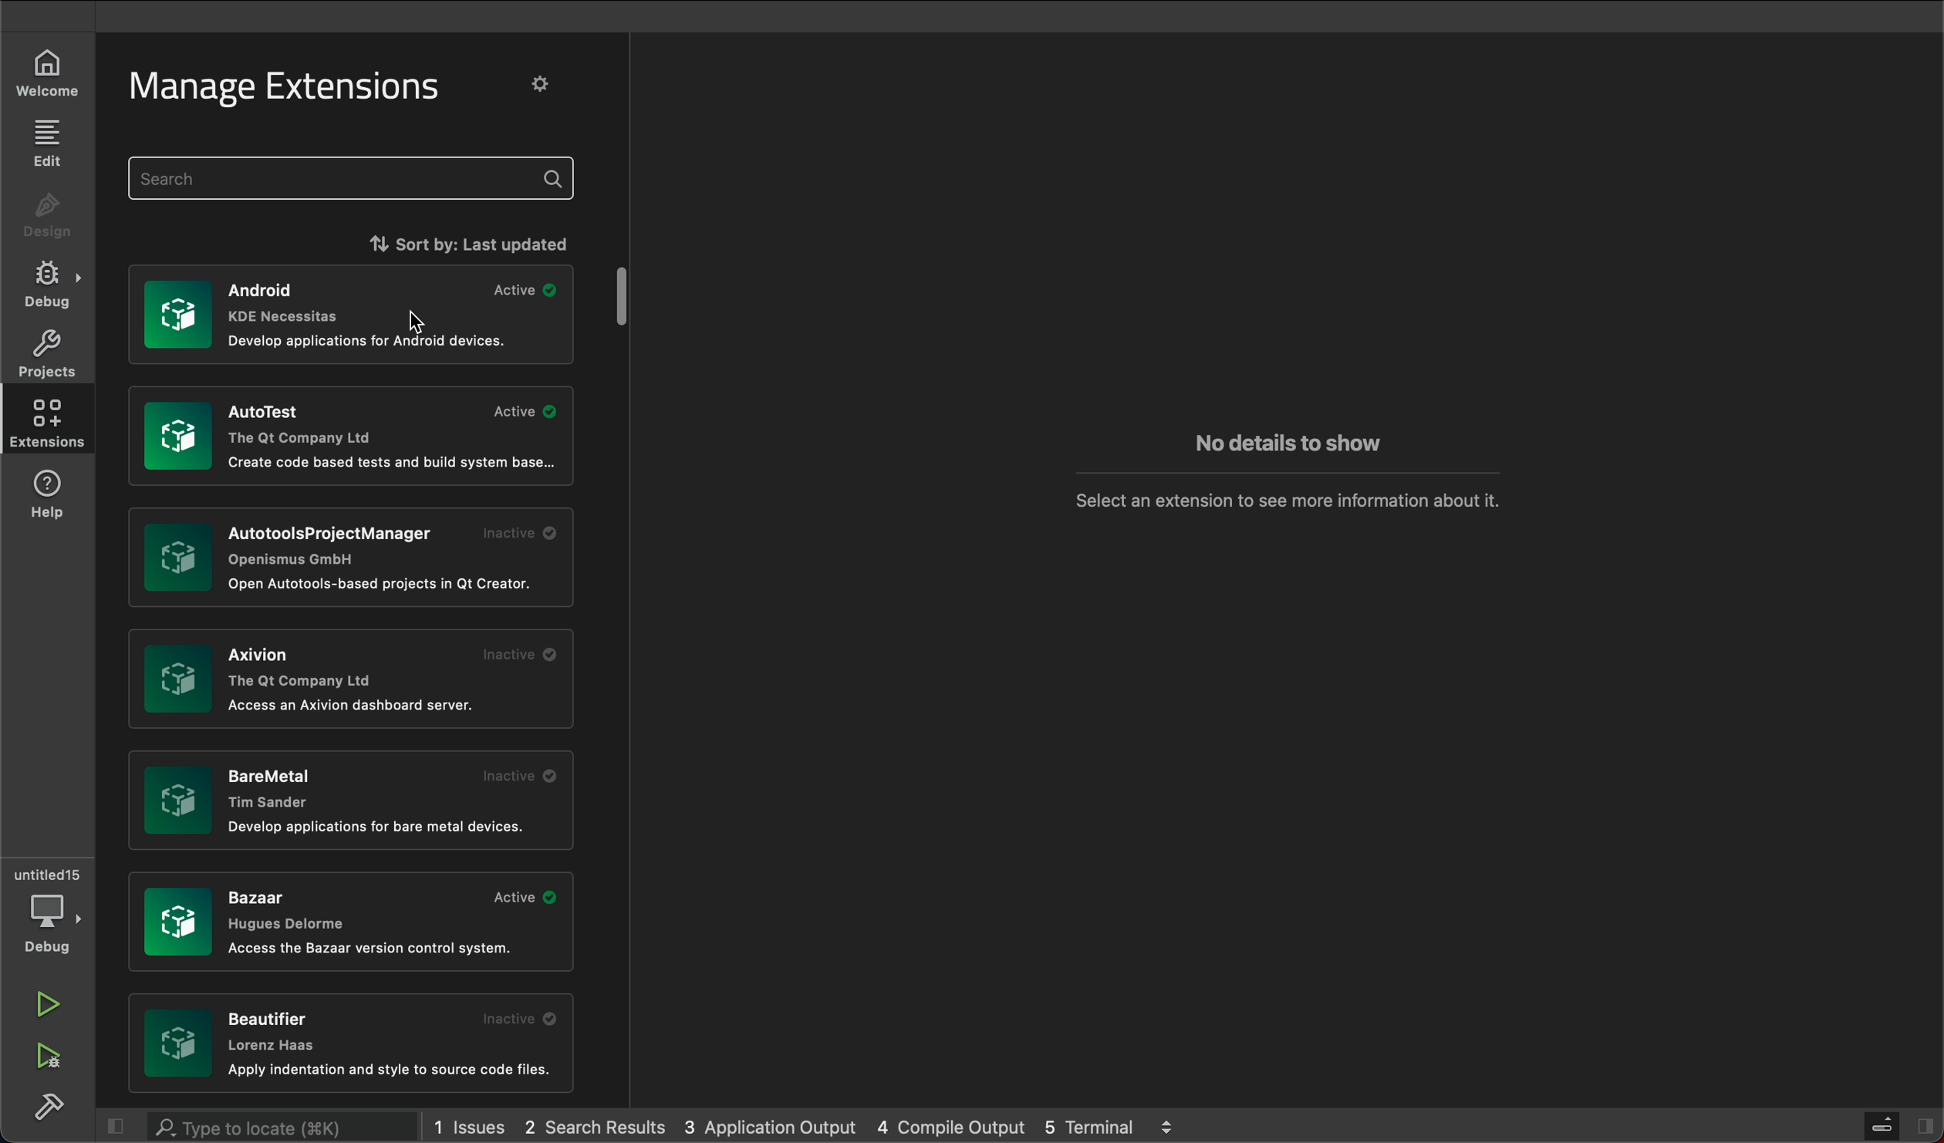  Describe the element at coordinates (419, 321) in the screenshot. I see `cursor` at that location.